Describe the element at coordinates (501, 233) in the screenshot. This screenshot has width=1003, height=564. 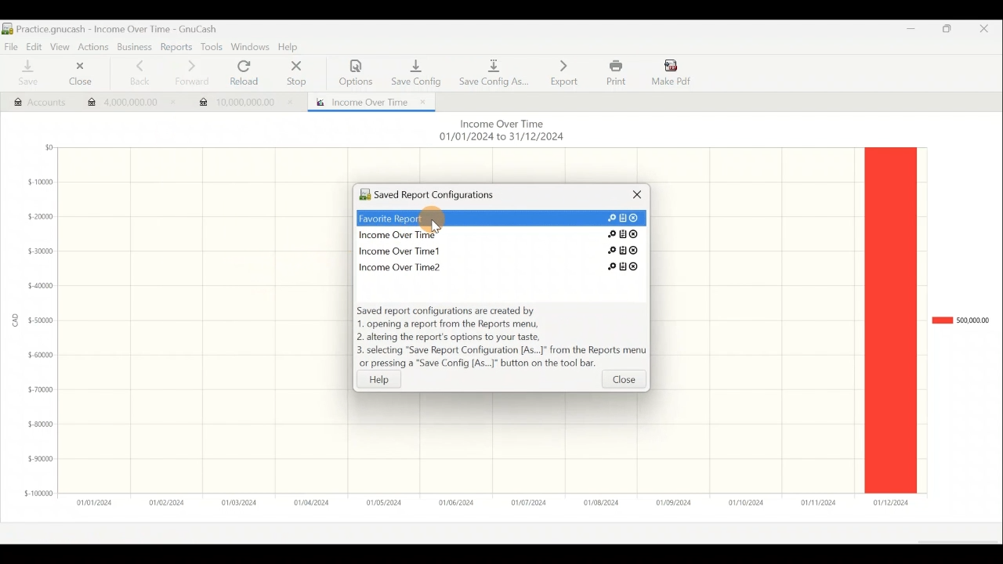
I see `Saved report 2` at that location.